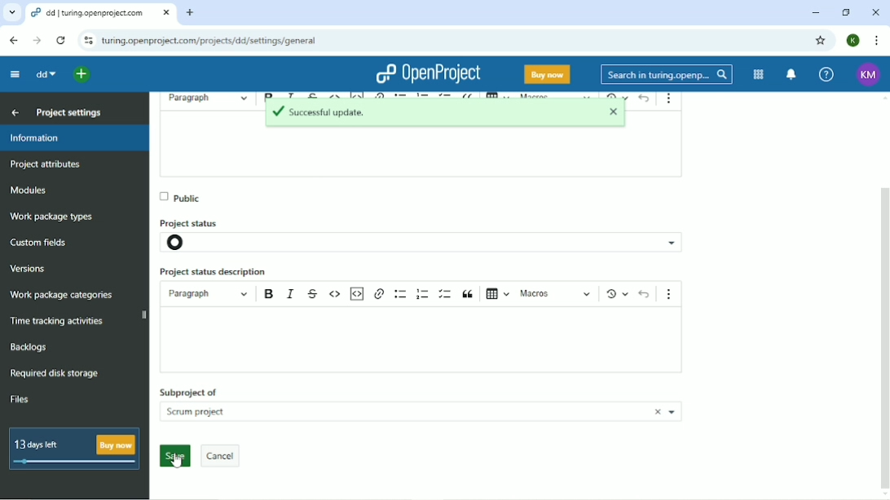 The width and height of the screenshot is (890, 500). Describe the element at coordinates (315, 292) in the screenshot. I see `strikethrough` at that location.